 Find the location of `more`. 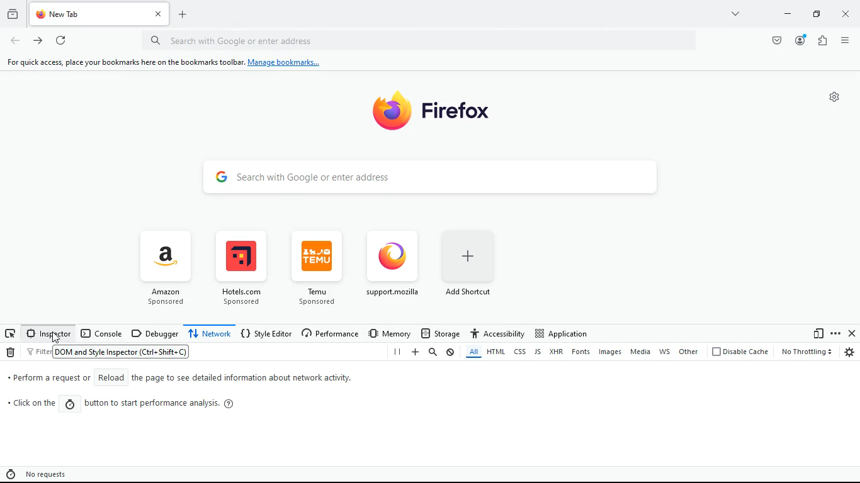

more is located at coordinates (835, 333).